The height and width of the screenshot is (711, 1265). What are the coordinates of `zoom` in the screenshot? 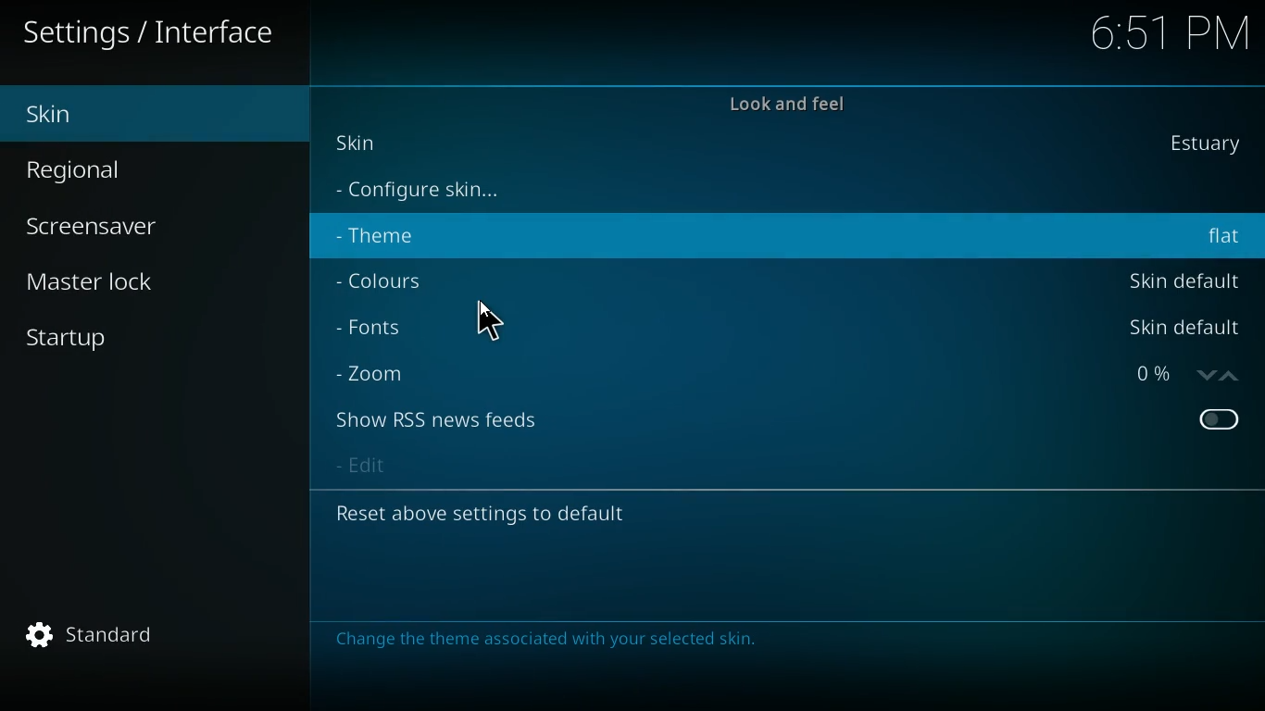 It's located at (379, 370).